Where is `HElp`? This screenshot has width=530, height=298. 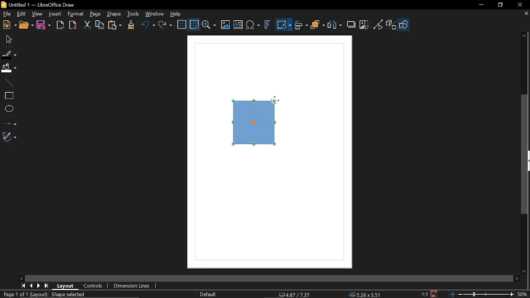
HElp is located at coordinates (175, 13).